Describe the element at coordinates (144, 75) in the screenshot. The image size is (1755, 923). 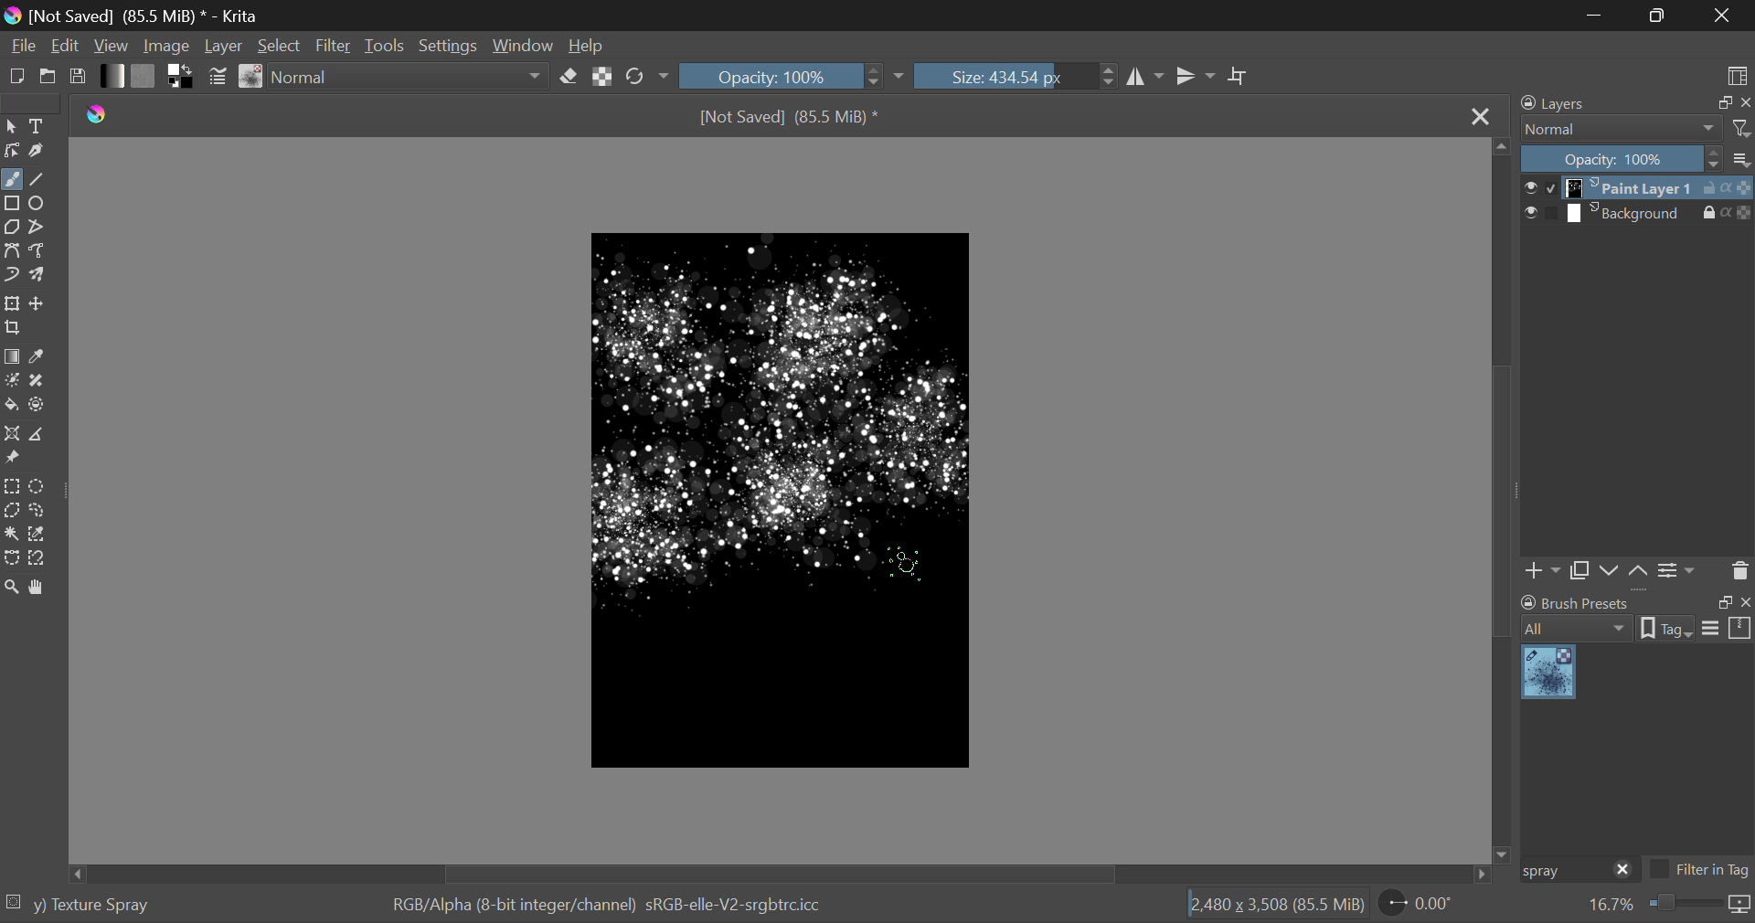
I see `Pattern` at that location.